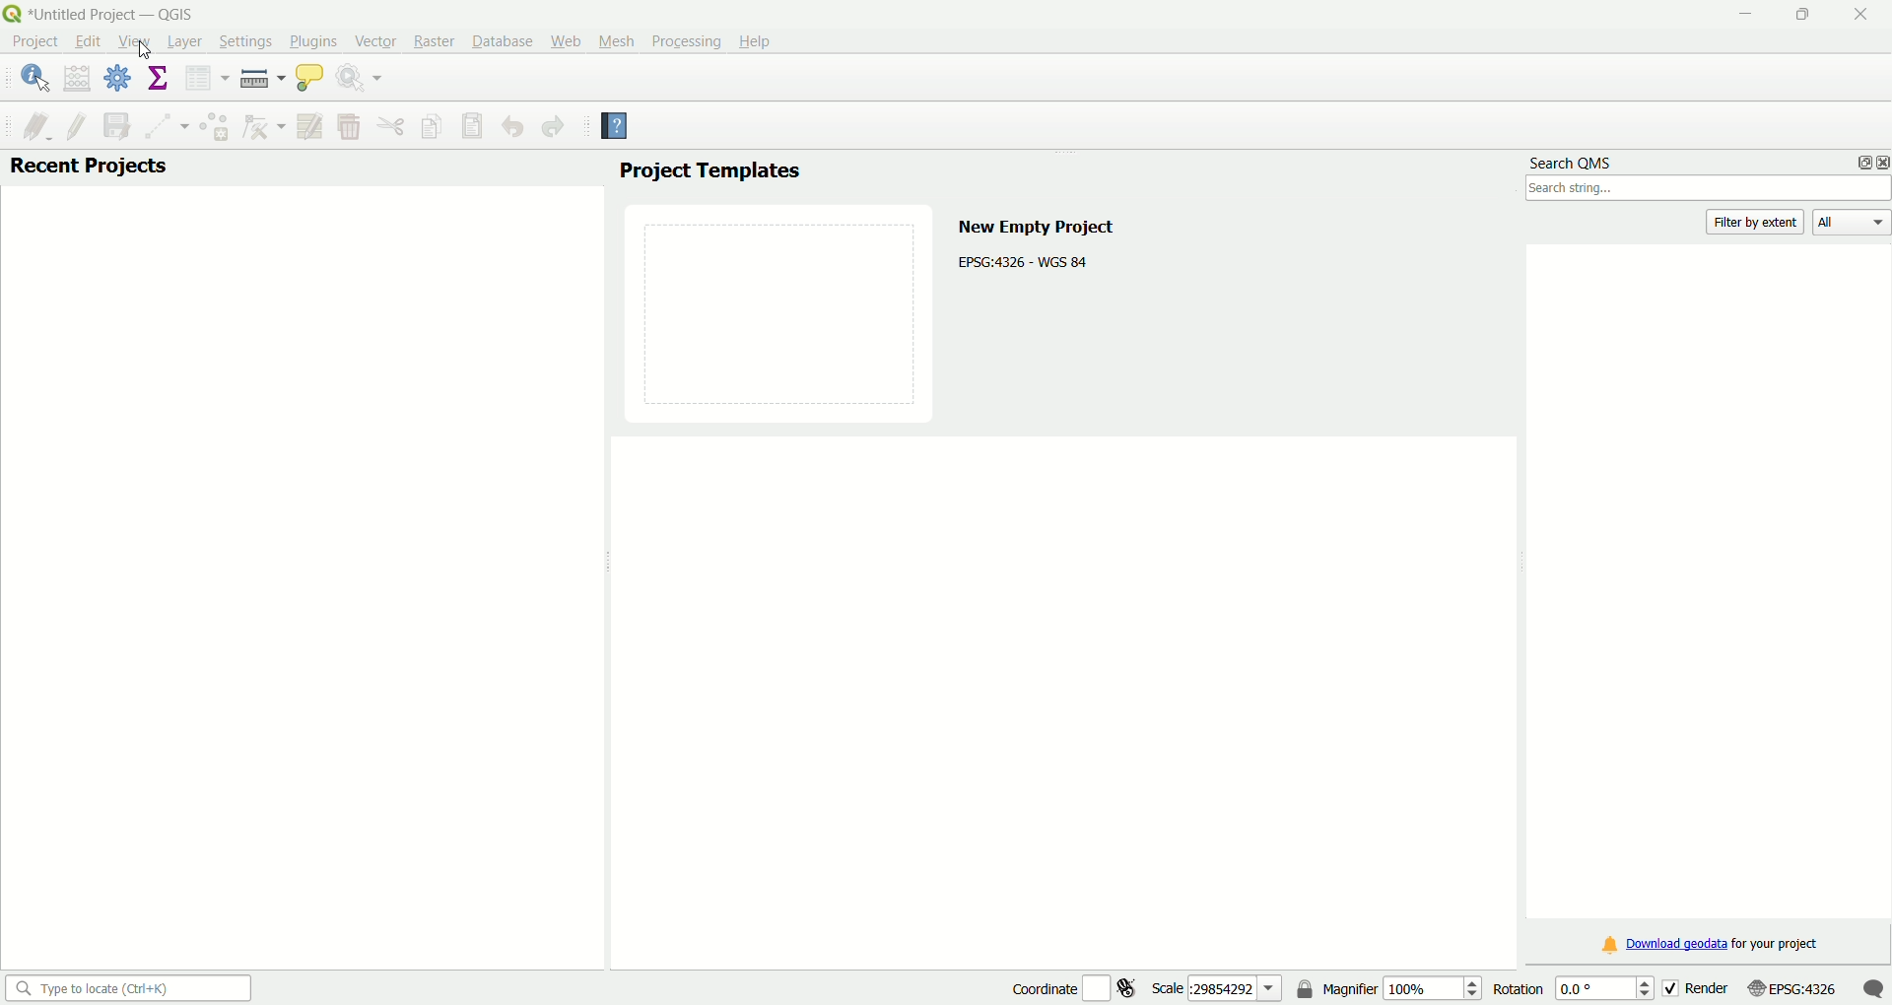 The width and height of the screenshot is (1892, 1005). What do you see at coordinates (1801, 17) in the screenshot?
I see `Maximize` at bounding box center [1801, 17].